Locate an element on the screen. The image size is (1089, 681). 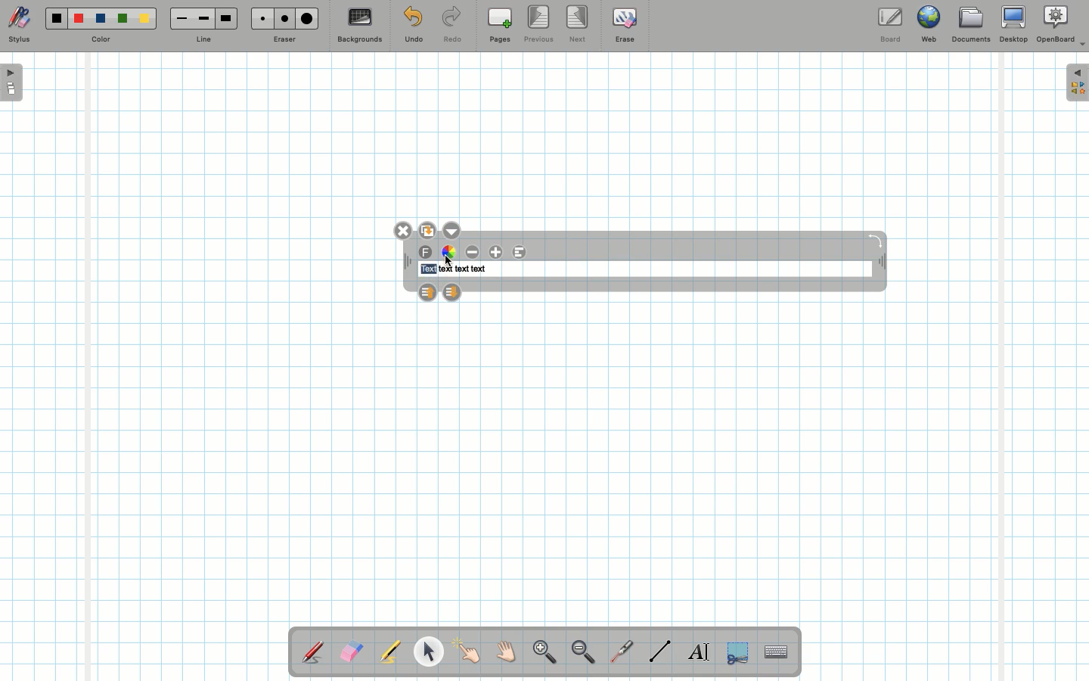
Grab is located at coordinates (507, 654).